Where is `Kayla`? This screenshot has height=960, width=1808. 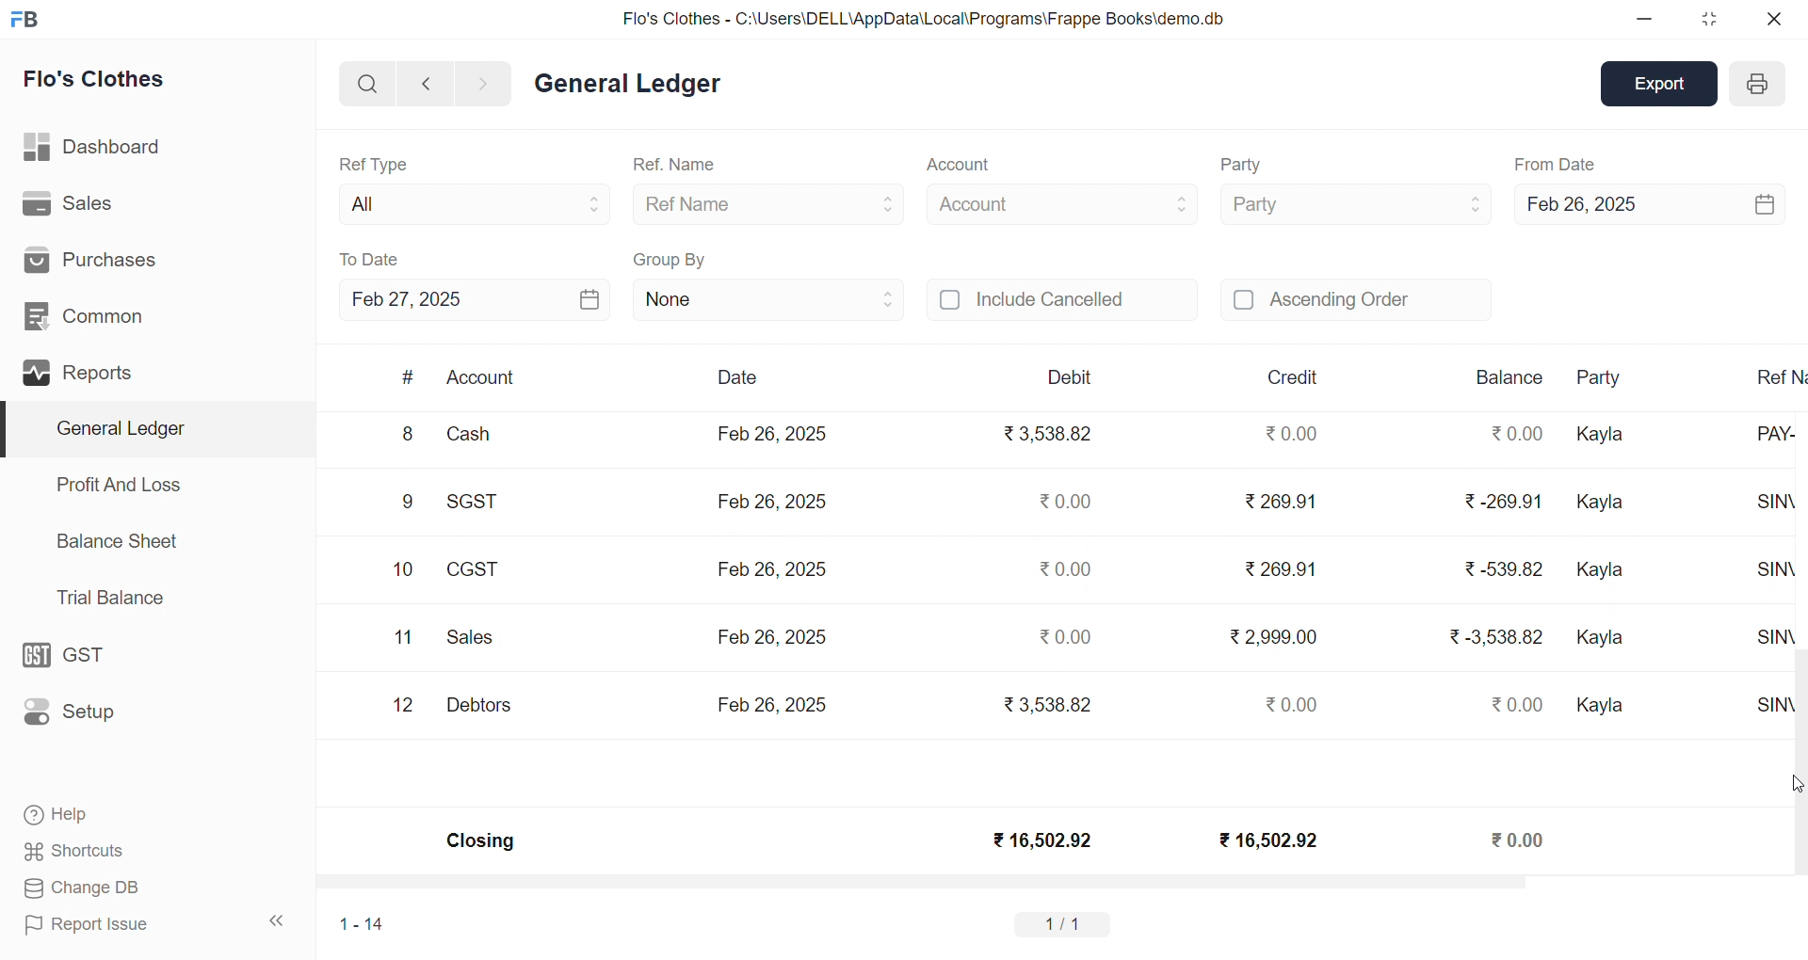 Kayla is located at coordinates (1604, 707).